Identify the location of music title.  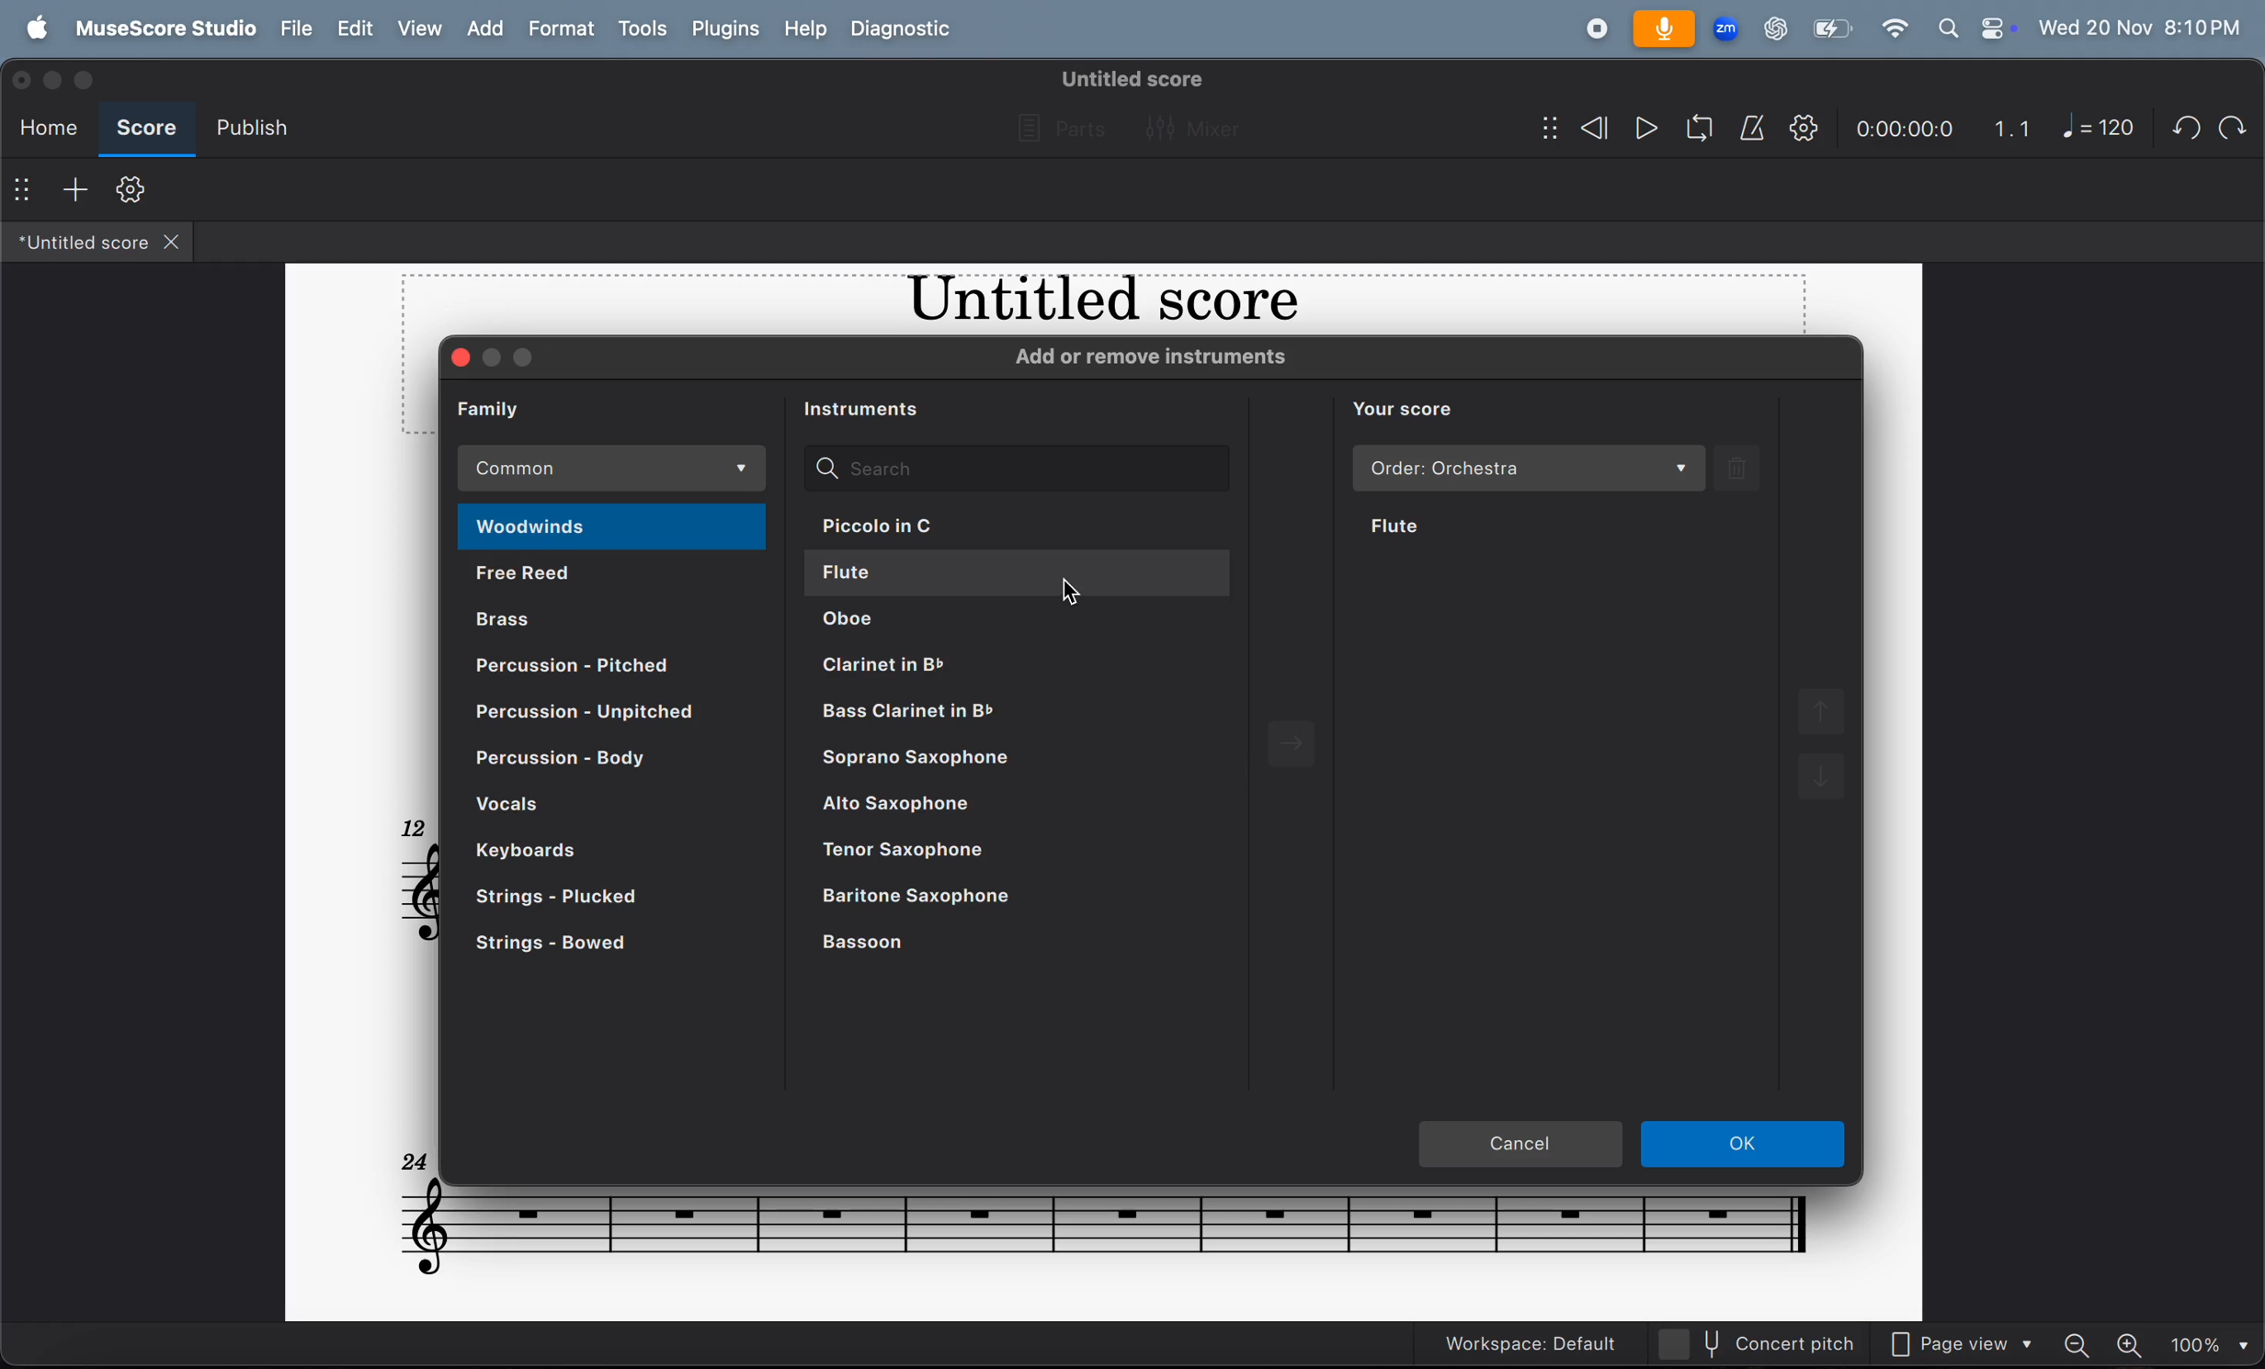
(1089, 303).